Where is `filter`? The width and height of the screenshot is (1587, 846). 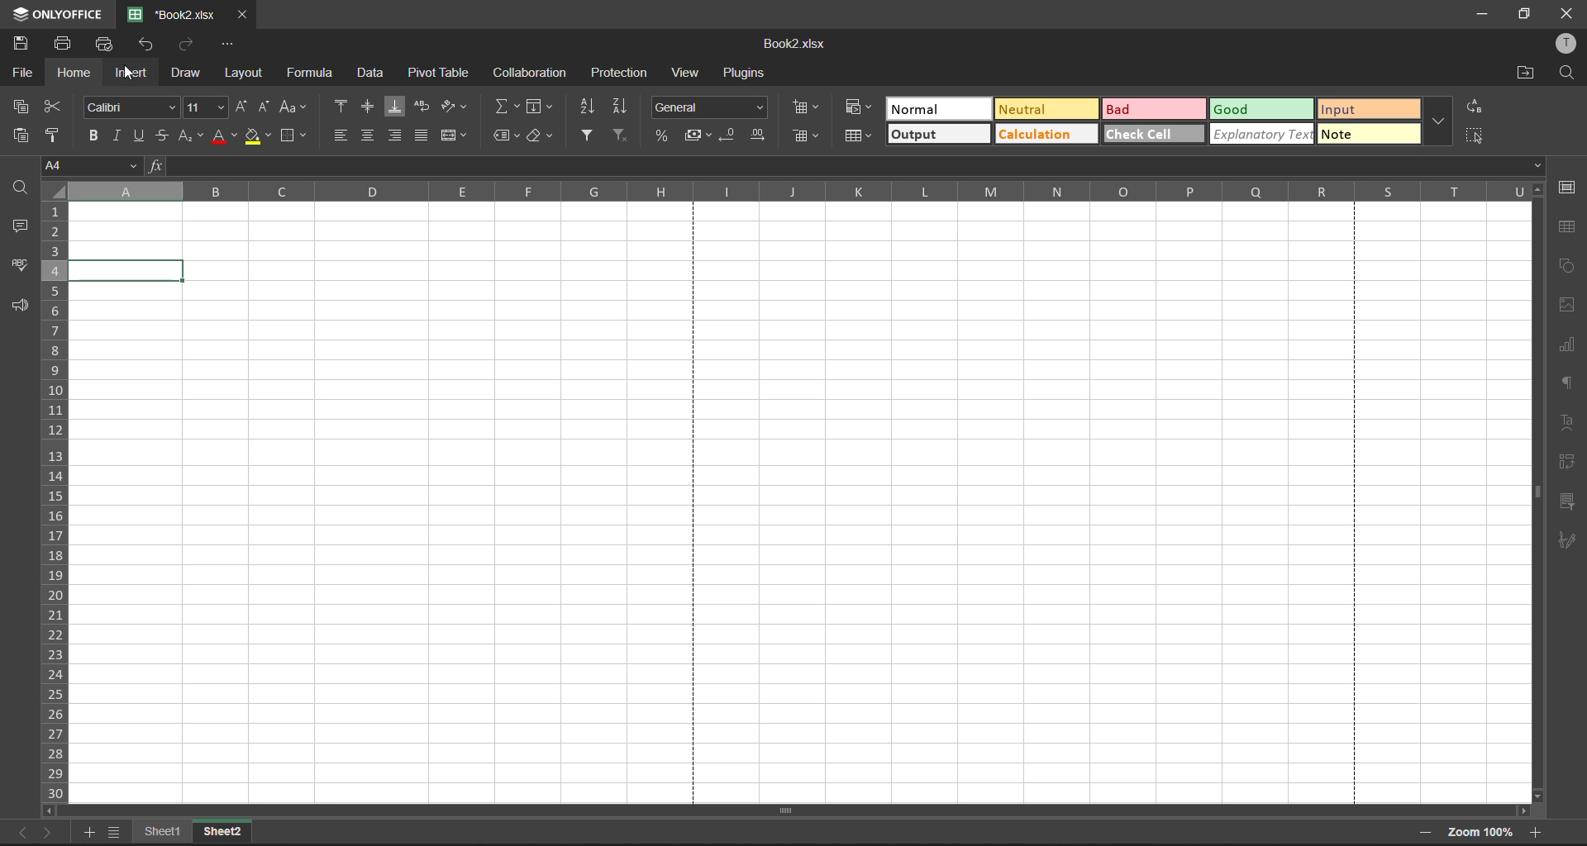 filter is located at coordinates (584, 136).